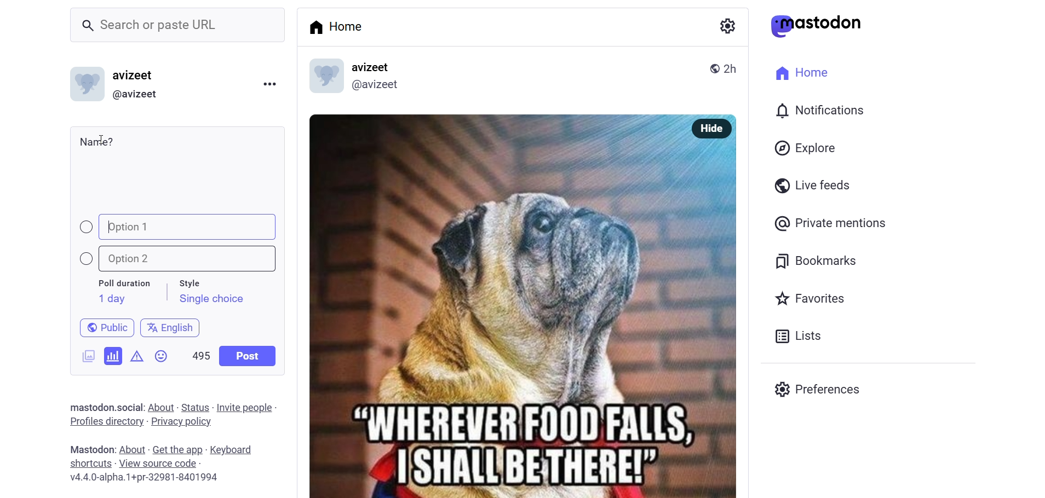 The image size is (1045, 498). I want to click on mastodon, so click(817, 26).